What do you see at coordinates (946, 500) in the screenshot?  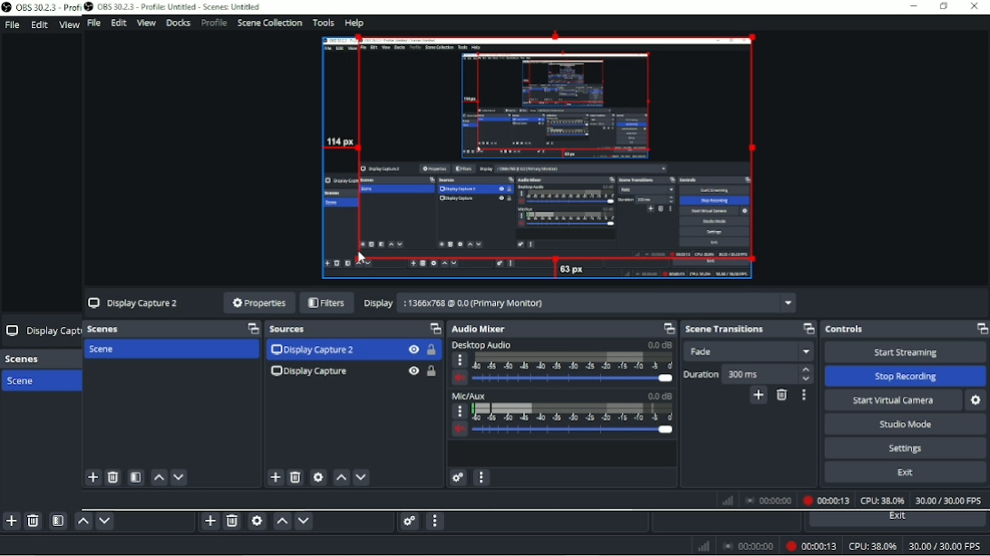 I see `30.00/30.00 FPS` at bounding box center [946, 500].